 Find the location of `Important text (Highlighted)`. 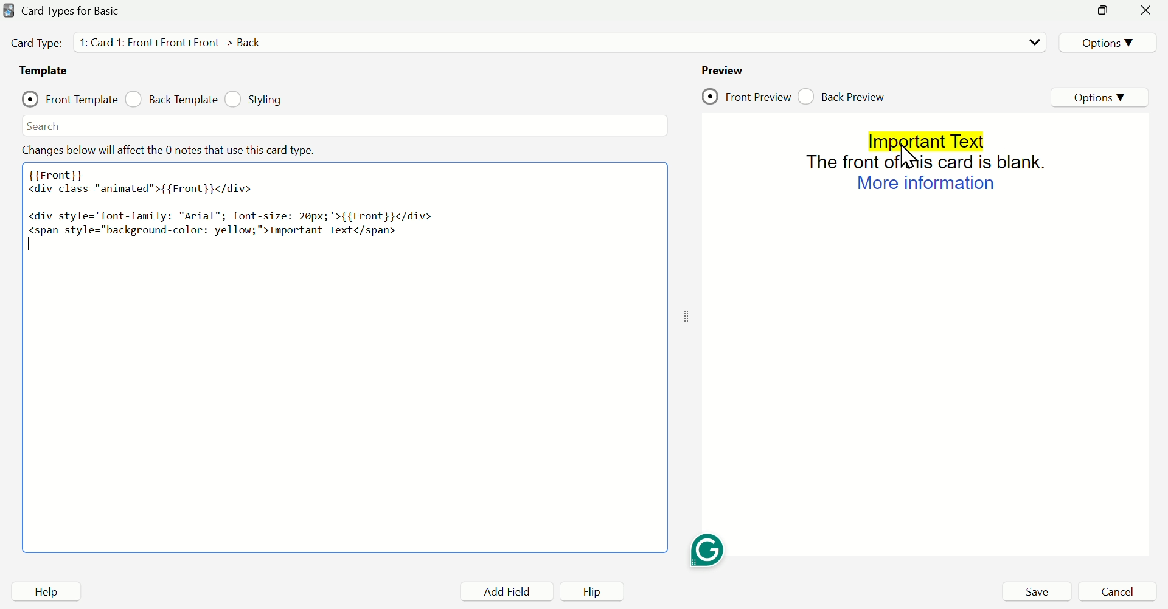

Important text (Highlighted) is located at coordinates (925, 138).